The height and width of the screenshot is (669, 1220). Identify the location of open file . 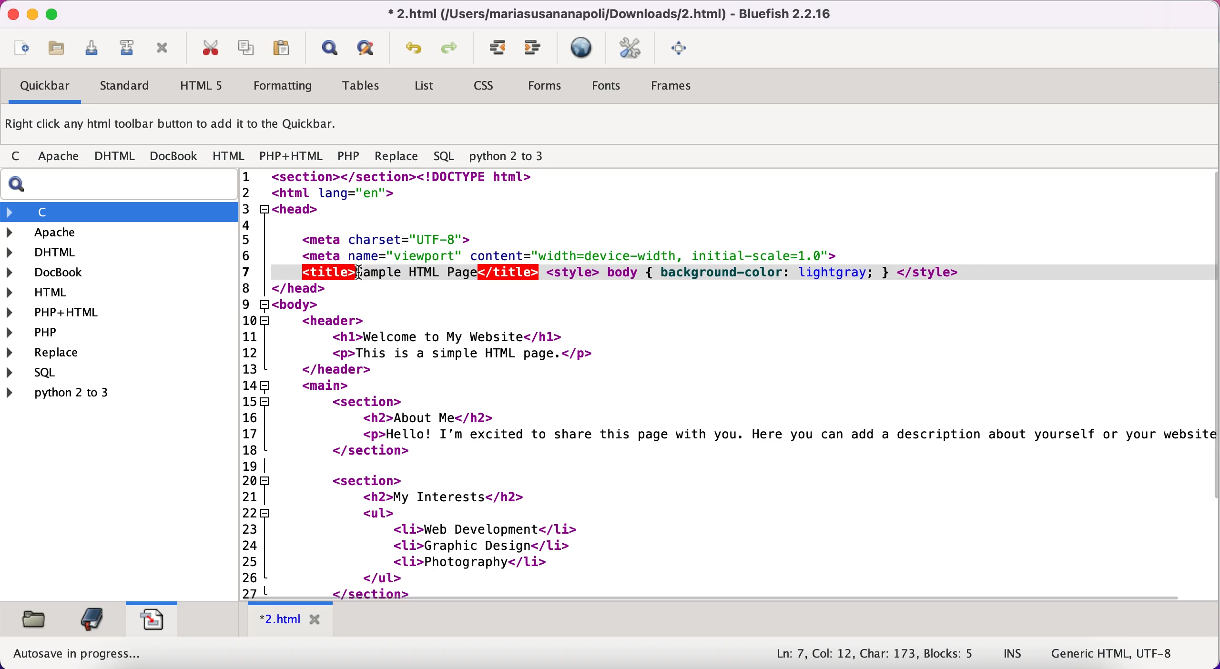
(61, 51).